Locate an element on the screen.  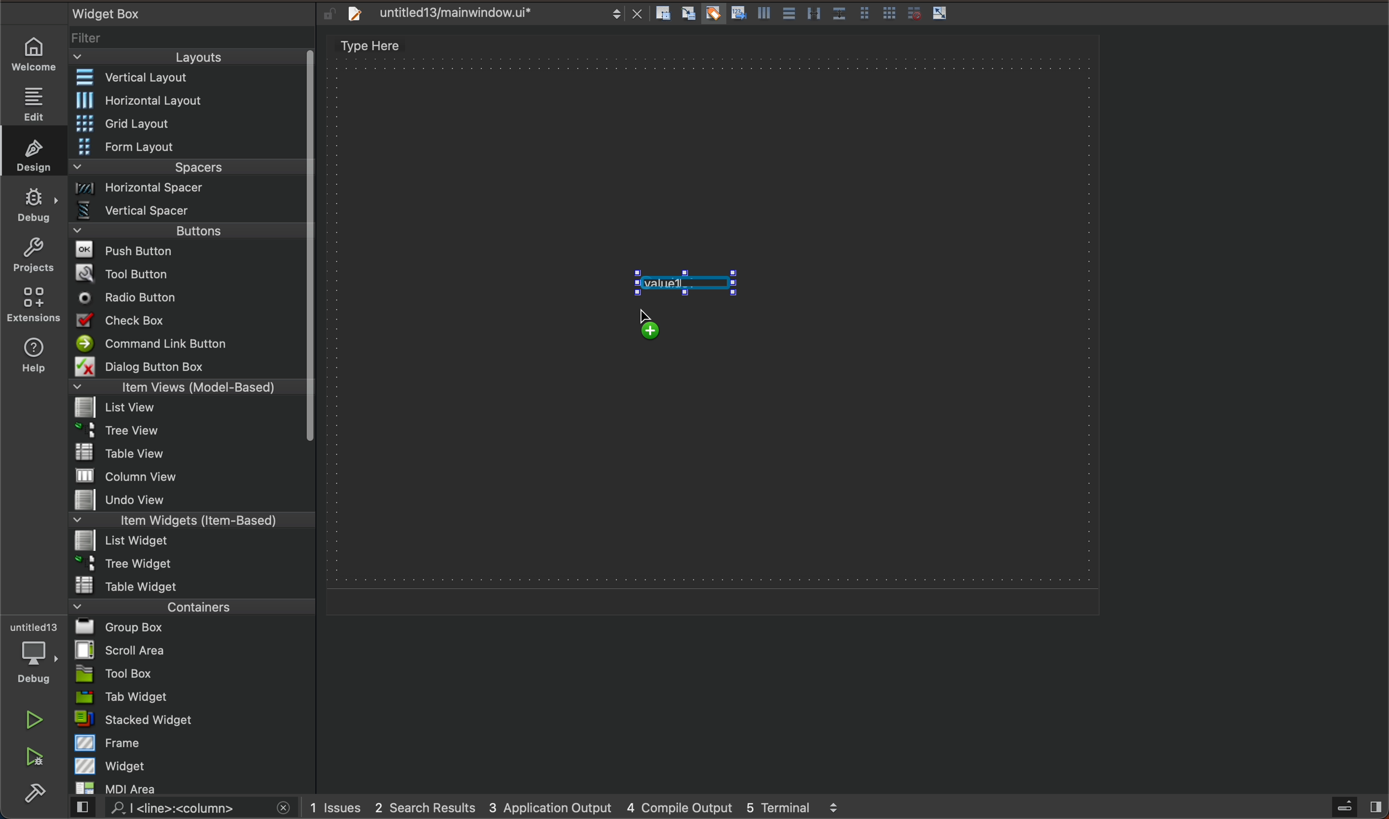
tree widget is located at coordinates (193, 565).